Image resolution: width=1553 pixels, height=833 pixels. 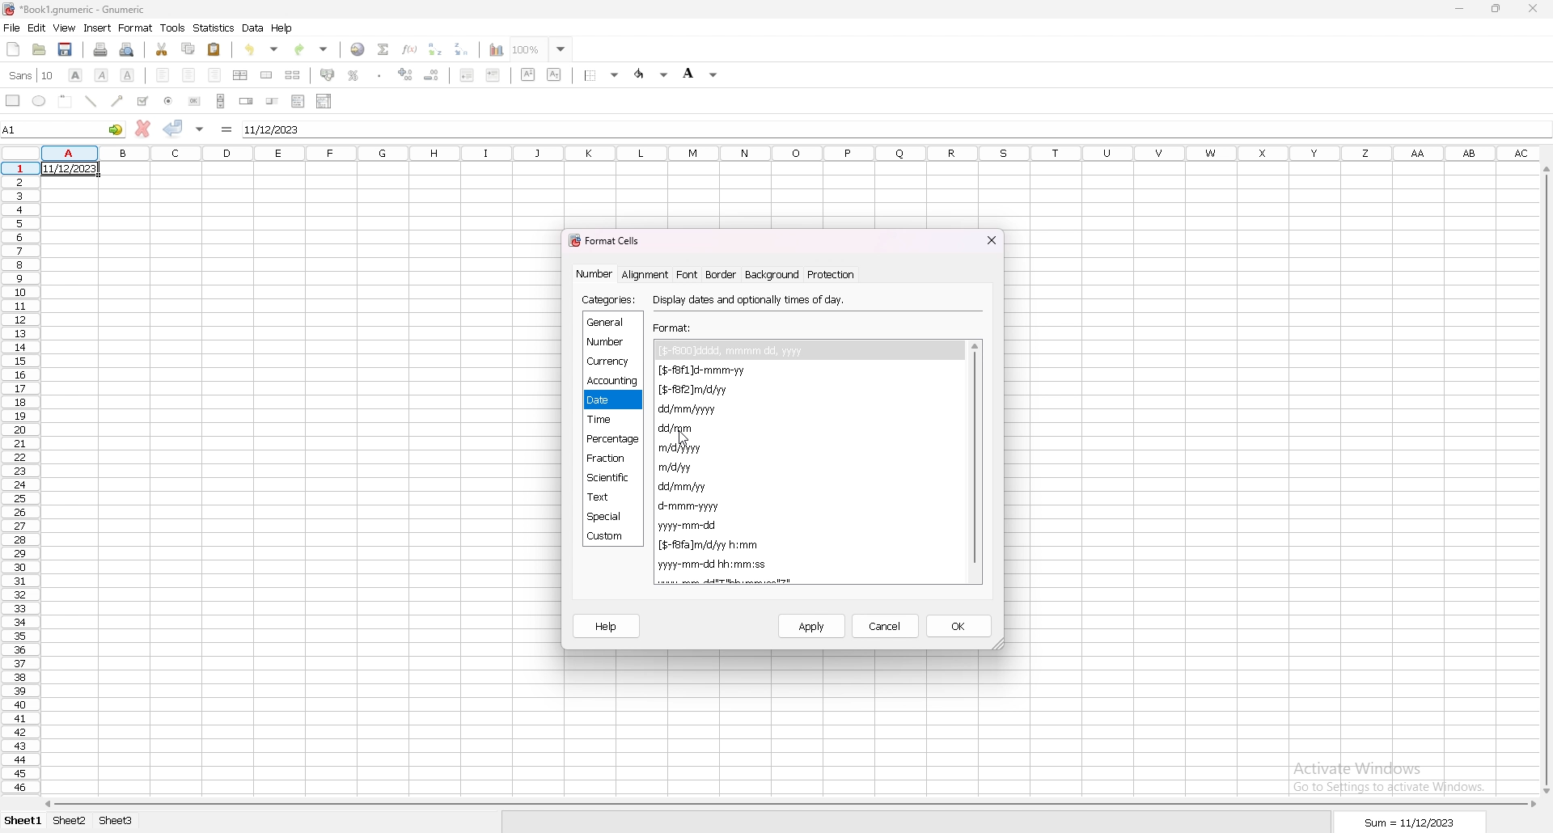 I want to click on time, so click(x=608, y=420).